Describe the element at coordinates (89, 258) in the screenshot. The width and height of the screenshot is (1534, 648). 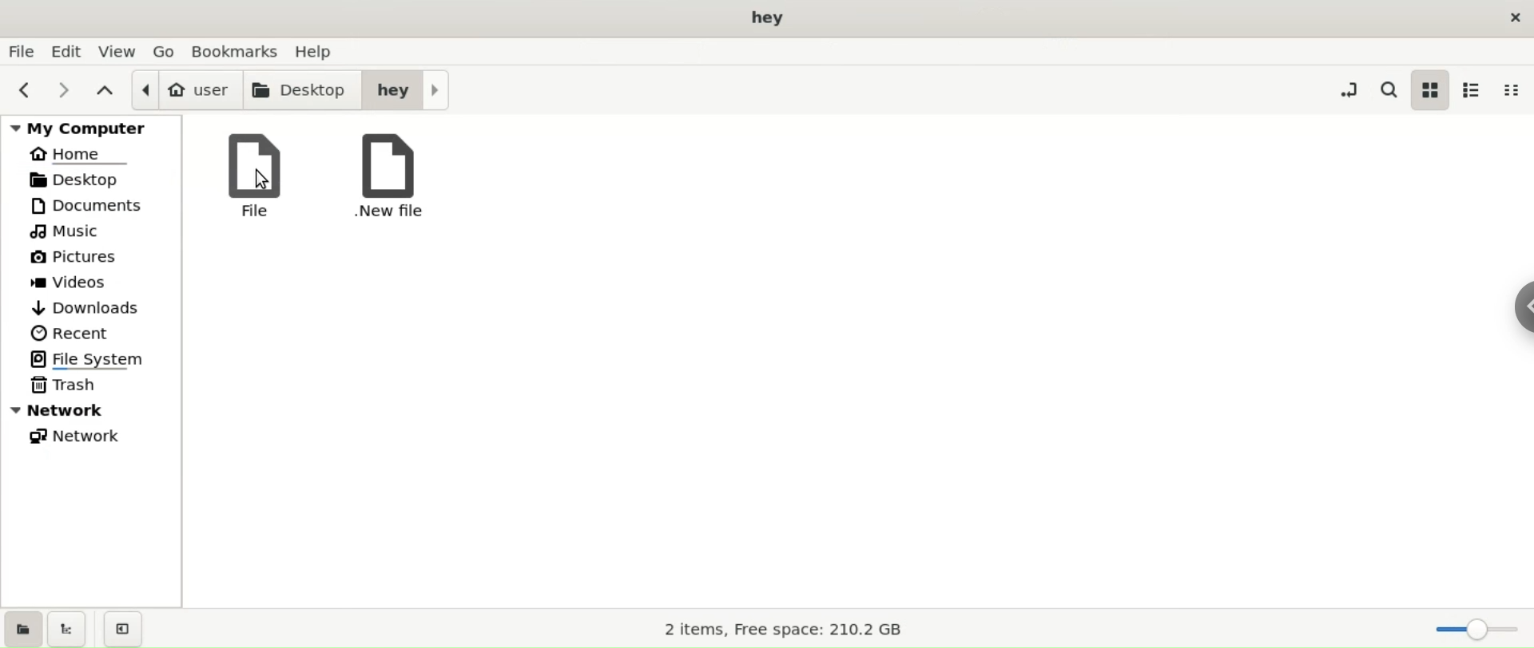
I see `pictures` at that location.